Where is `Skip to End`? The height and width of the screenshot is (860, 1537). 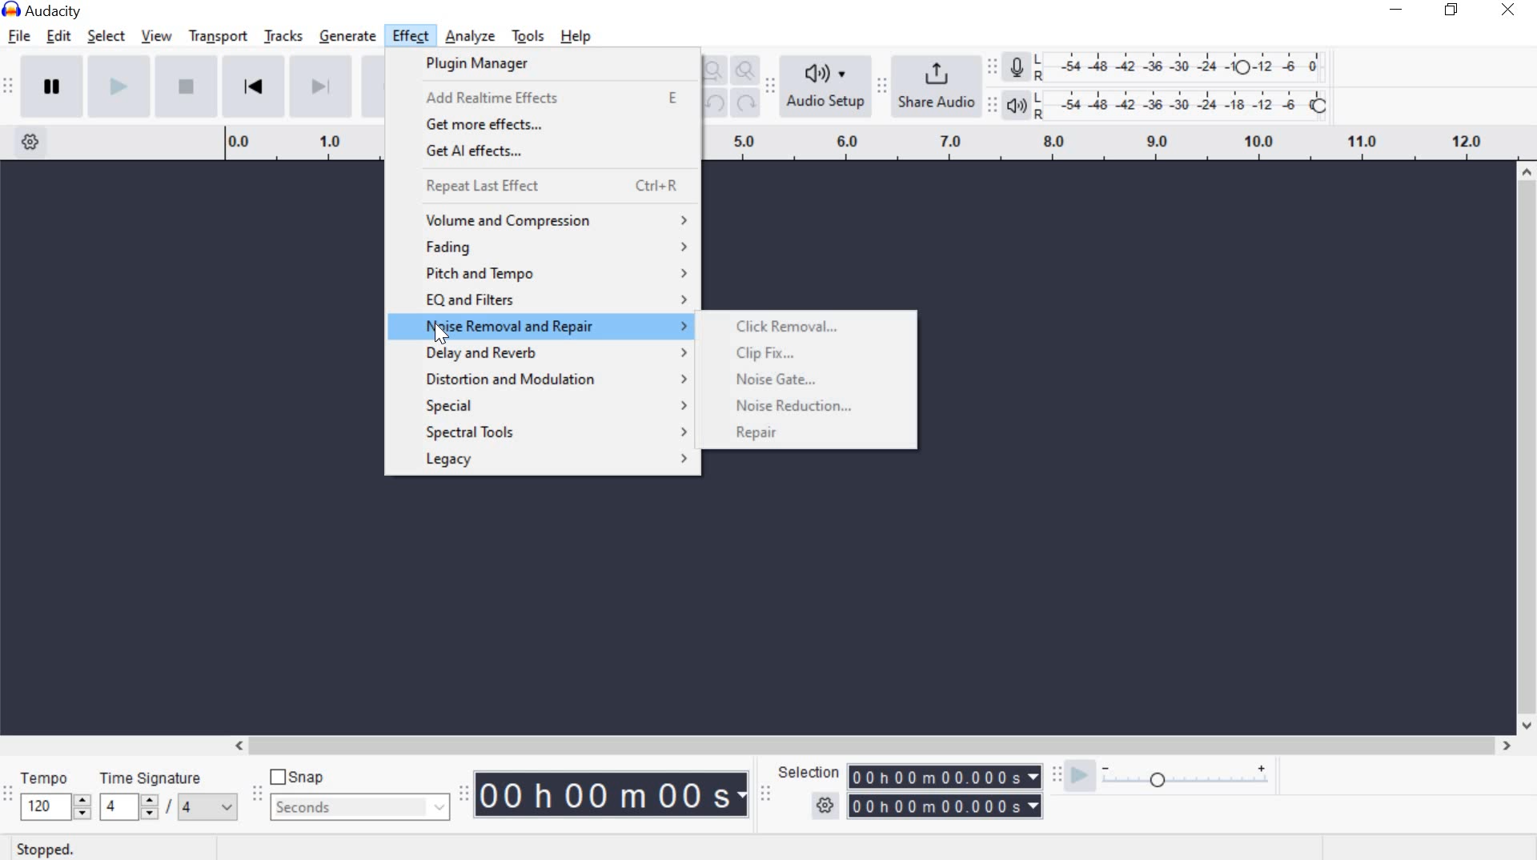
Skip to End is located at coordinates (320, 86).